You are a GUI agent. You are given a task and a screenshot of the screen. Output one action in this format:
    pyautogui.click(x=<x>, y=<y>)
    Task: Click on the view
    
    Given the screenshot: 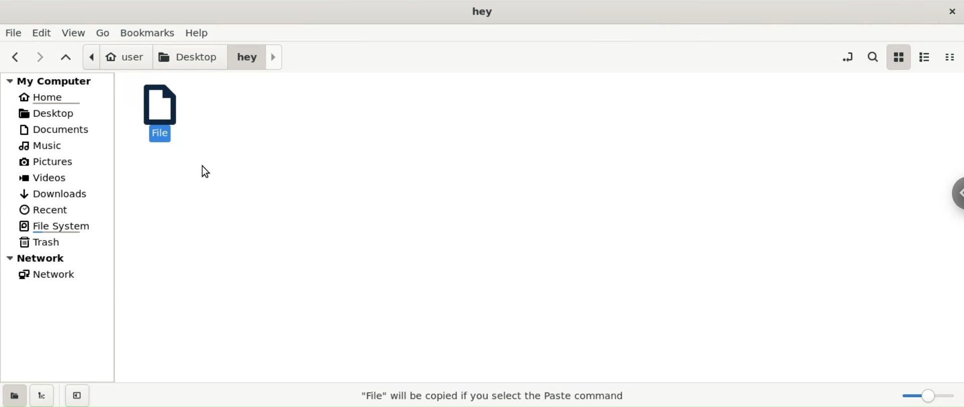 What is the action you would take?
    pyautogui.click(x=74, y=33)
    